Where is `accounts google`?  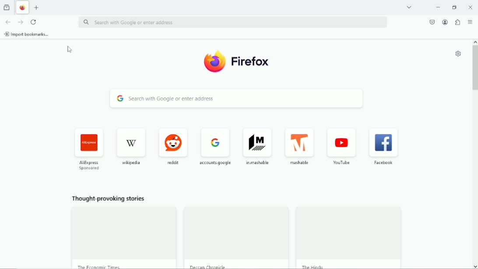 accounts google is located at coordinates (216, 145).